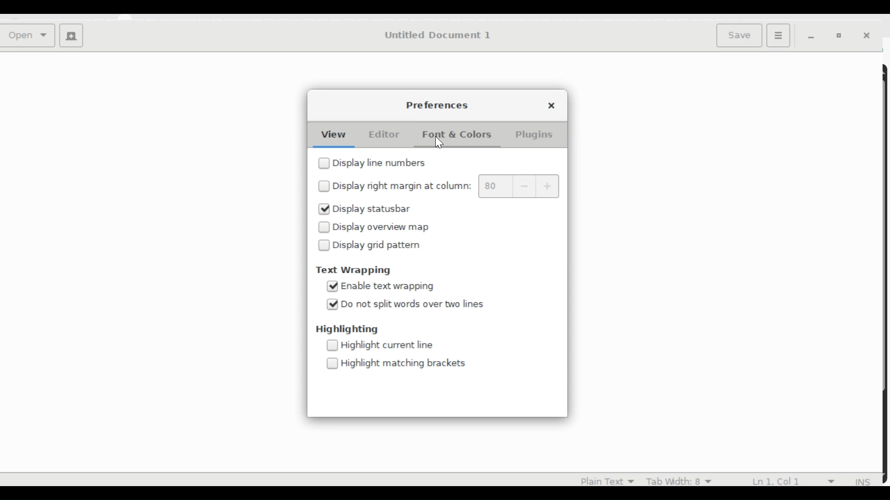  Describe the element at coordinates (381, 162) in the screenshot. I see `Display line numbers` at that location.